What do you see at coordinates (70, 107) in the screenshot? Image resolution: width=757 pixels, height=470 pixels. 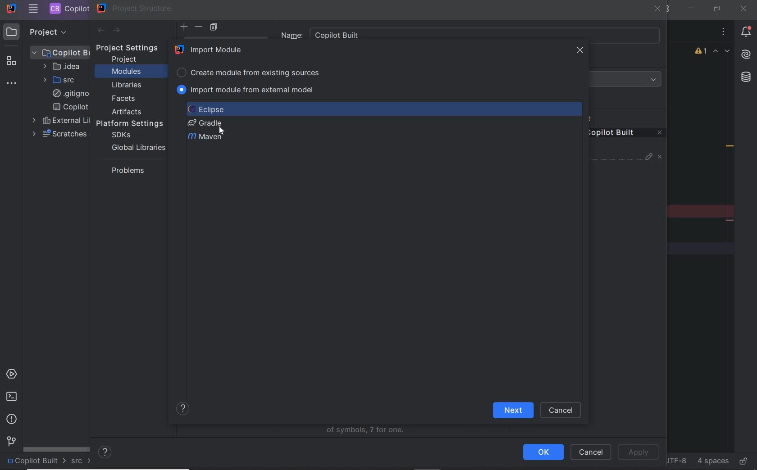 I see `copilot built.iml` at bounding box center [70, 107].